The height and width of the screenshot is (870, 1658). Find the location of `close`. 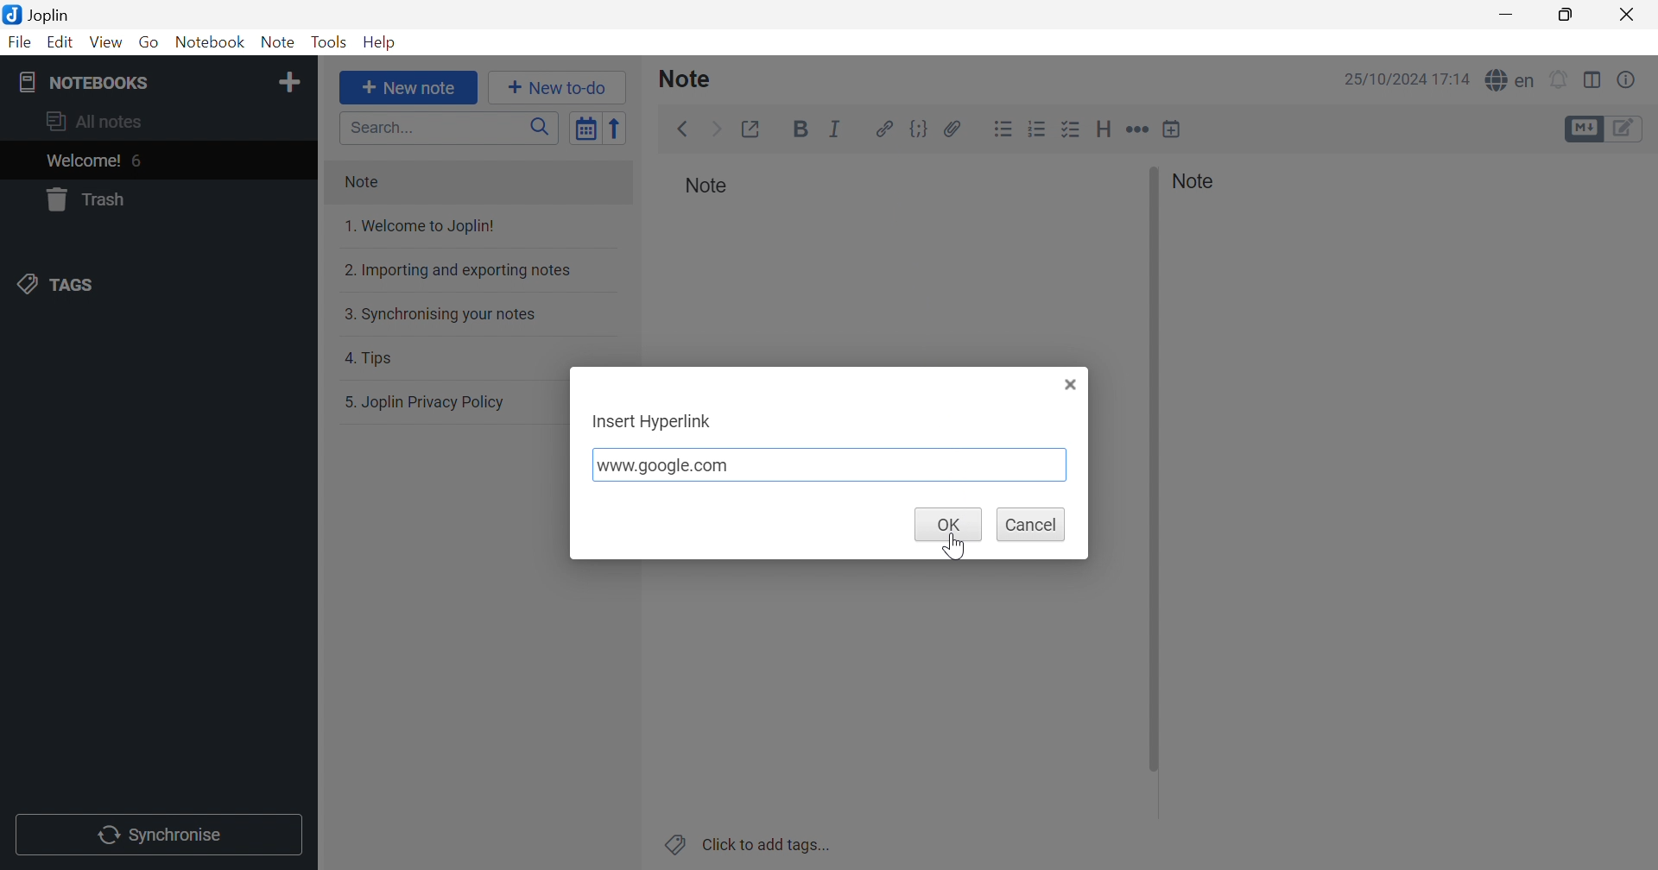

close is located at coordinates (1073, 383).